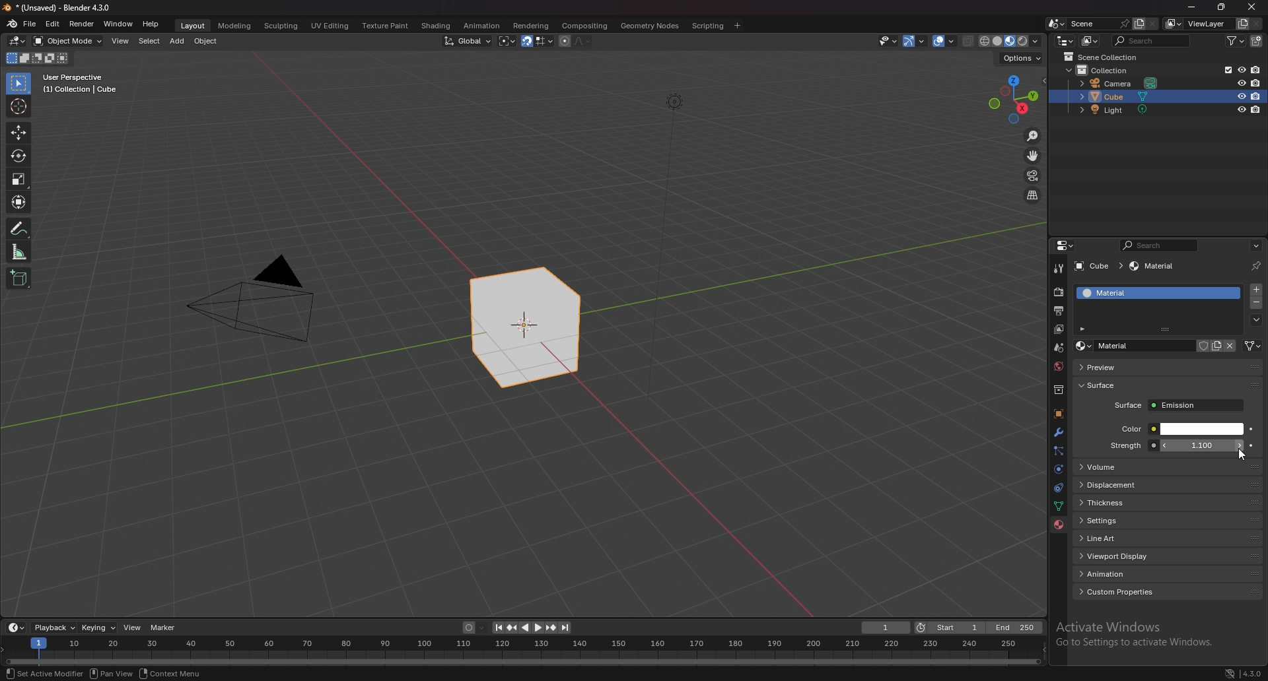 This screenshot has height=681, width=1268. What do you see at coordinates (1256, 82) in the screenshot?
I see `disable in renders` at bounding box center [1256, 82].